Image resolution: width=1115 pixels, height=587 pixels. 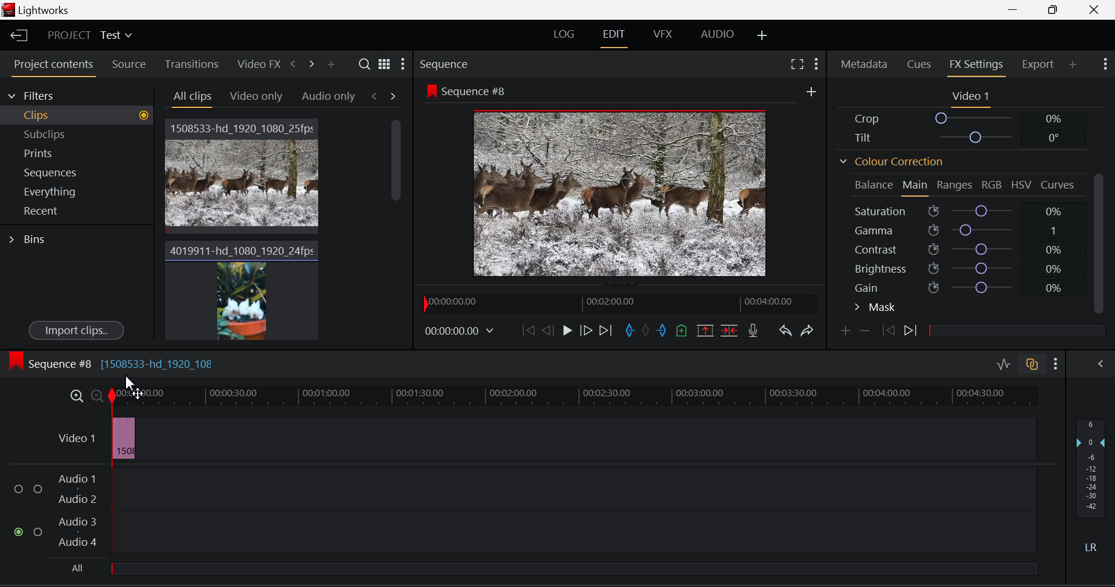 I want to click on Audio 2, so click(x=79, y=499).